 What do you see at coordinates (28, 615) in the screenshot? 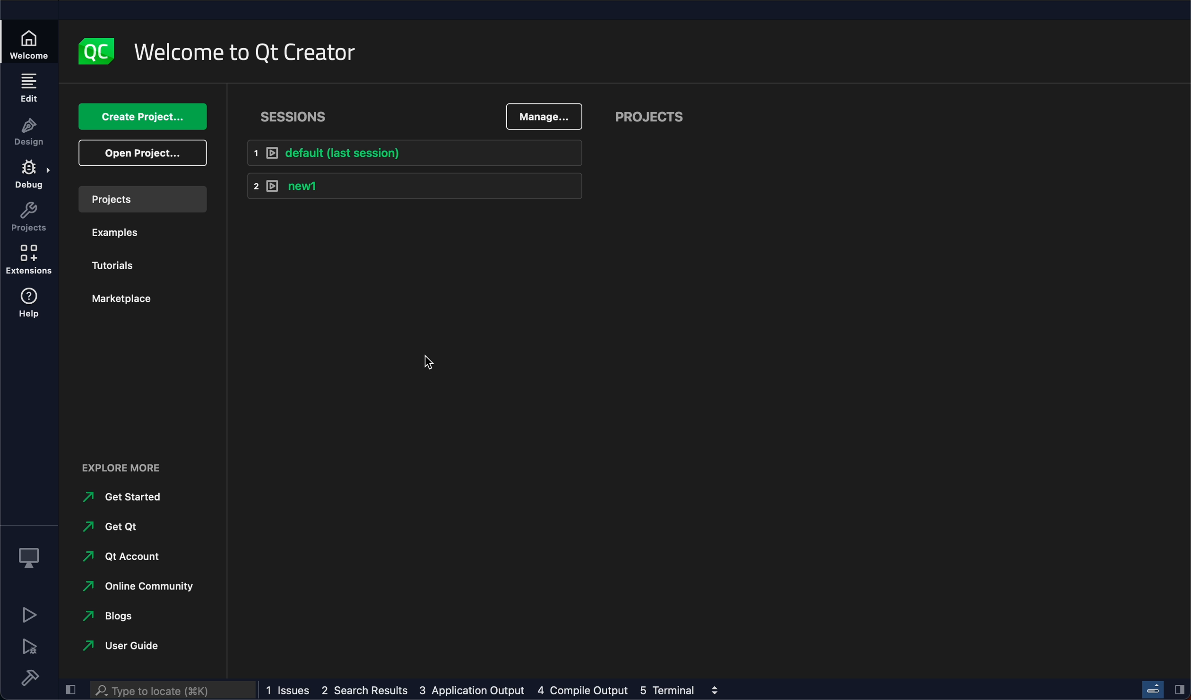
I see `run` at bounding box center [28, 615].